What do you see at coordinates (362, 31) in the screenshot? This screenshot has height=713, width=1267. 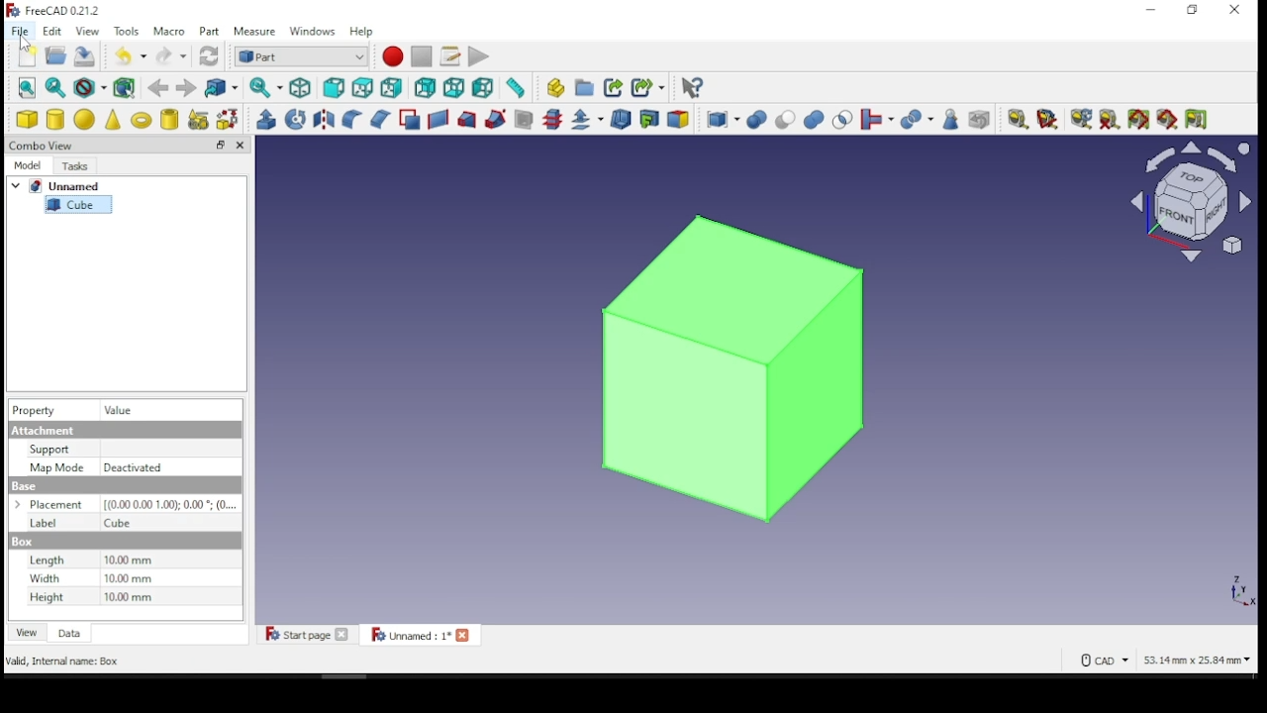 I see `help` at bounding box center [362, 31].